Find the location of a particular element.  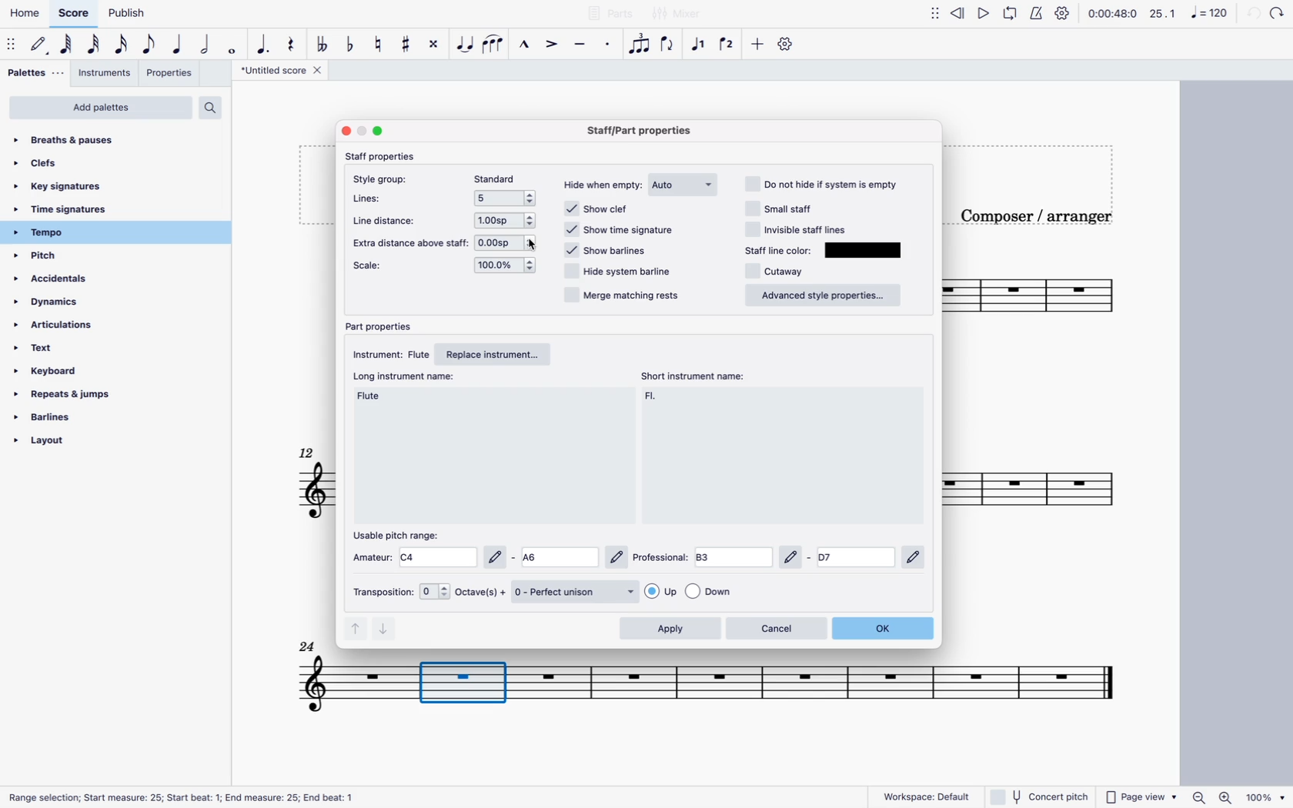

down is located at coordinates (386, 629).